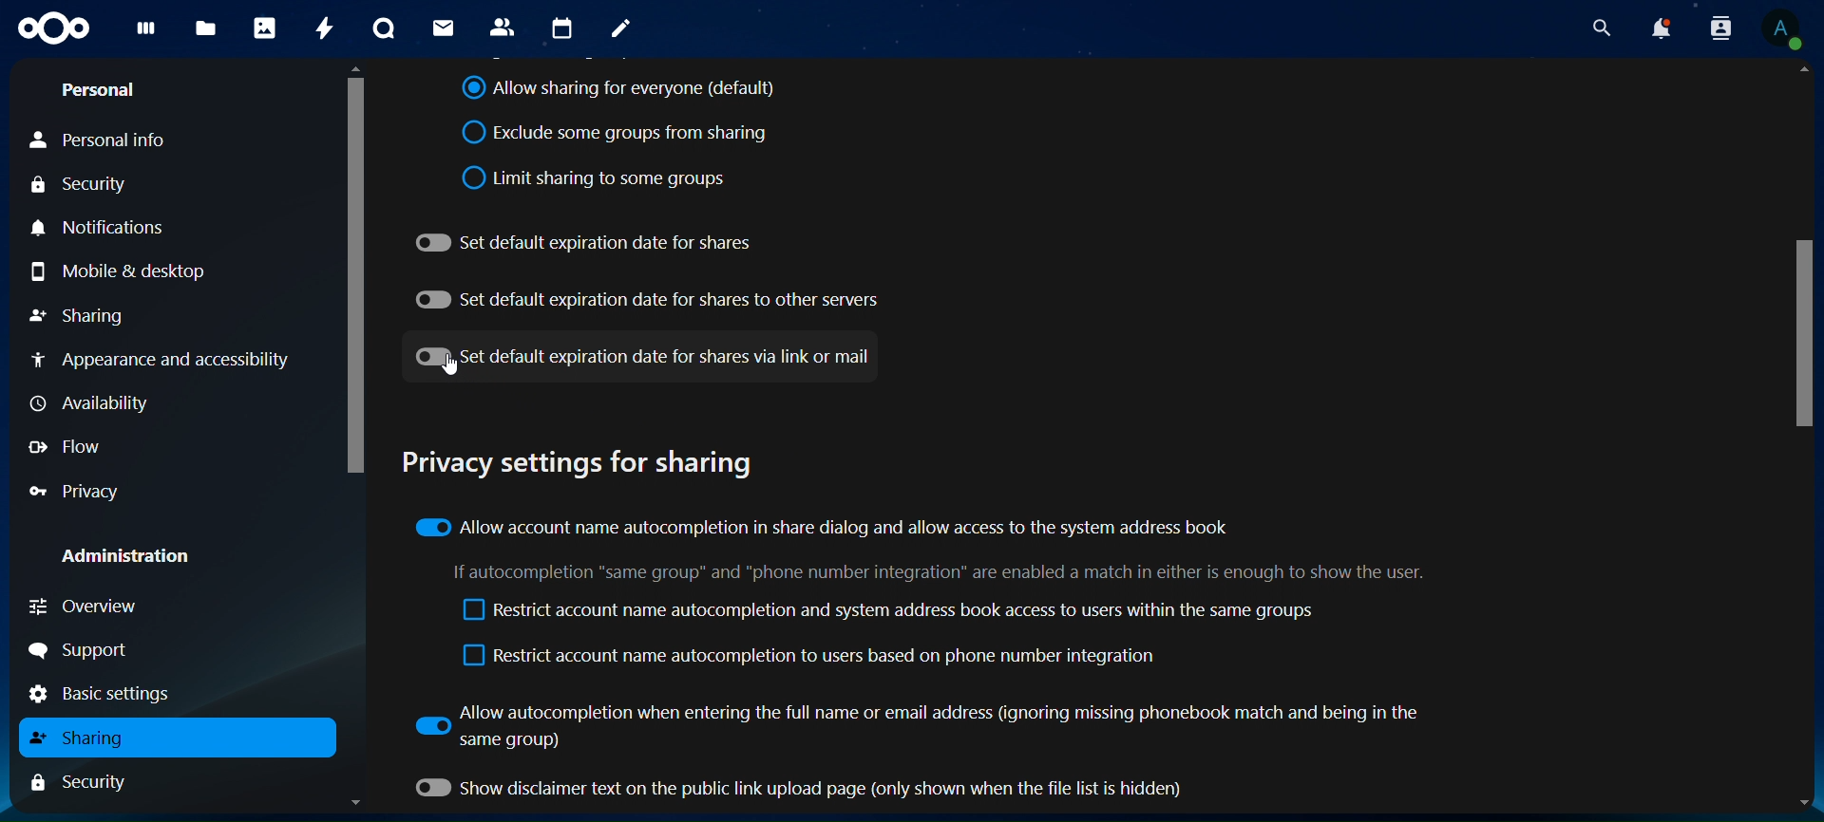 This screenshot has height=822, width=1824. I want to click on icon, so click(51, 30).